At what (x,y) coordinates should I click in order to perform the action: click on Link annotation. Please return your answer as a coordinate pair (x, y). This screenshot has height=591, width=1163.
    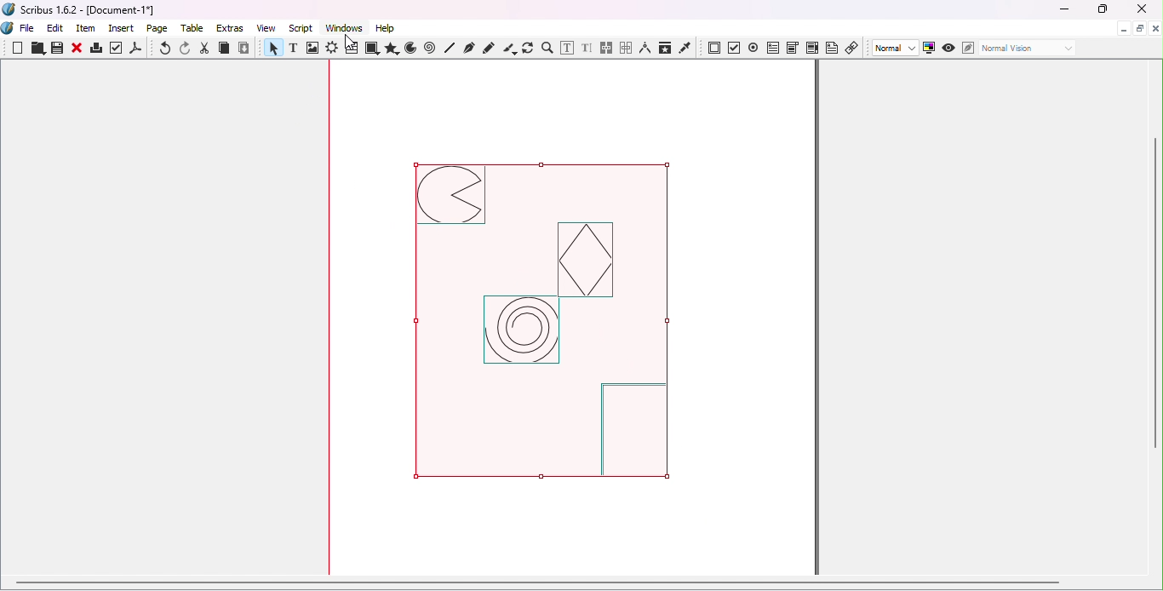
    Looking at the image, I should click on (853, 47).